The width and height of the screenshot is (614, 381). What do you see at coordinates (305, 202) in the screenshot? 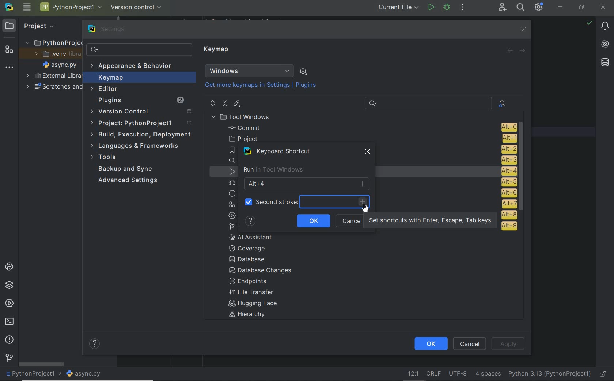
I see `second stroke selected` at bounding box center [305, 202].